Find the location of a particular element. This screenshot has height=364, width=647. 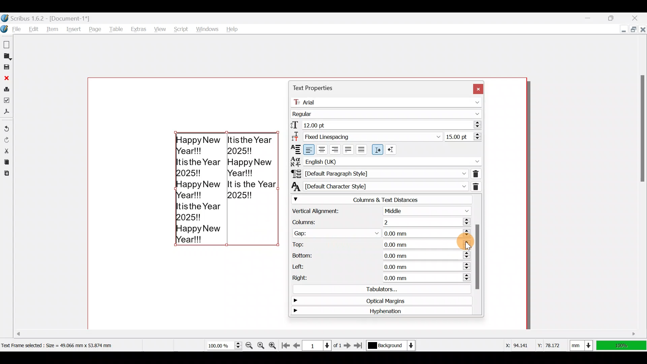

Redo is located at coordinates (7, 139).